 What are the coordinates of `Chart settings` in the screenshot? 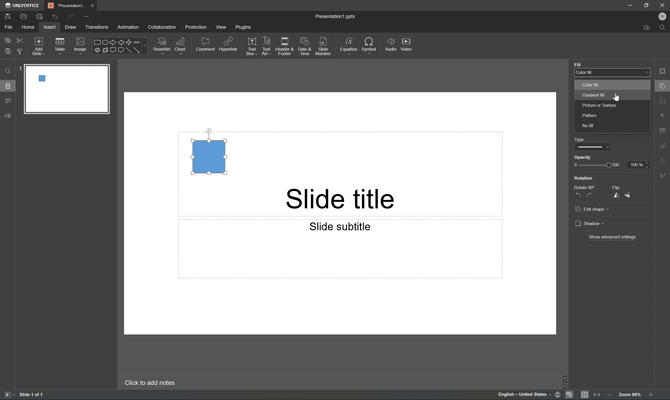 It's located at (664, 146).